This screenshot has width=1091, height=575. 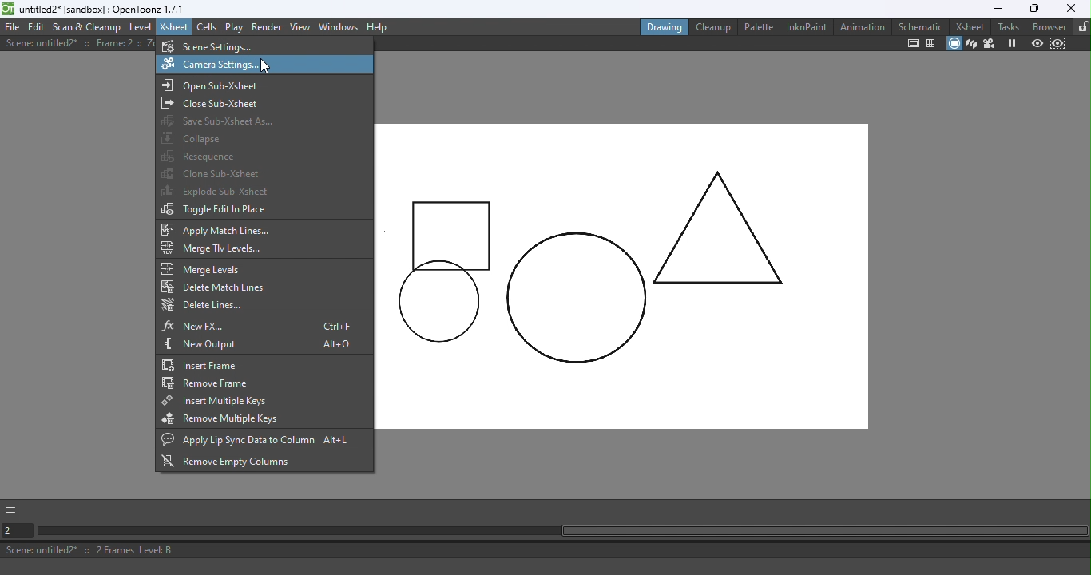 What do you see at coordinates (220, 122) in the screenshot?
I see `Save sub-Xsheet As` at bounding box center [220, 122].